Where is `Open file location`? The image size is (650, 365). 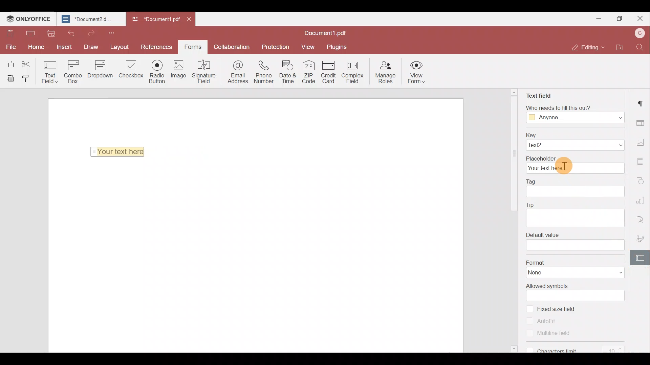
Open file location is located at coordinates (617, 47).